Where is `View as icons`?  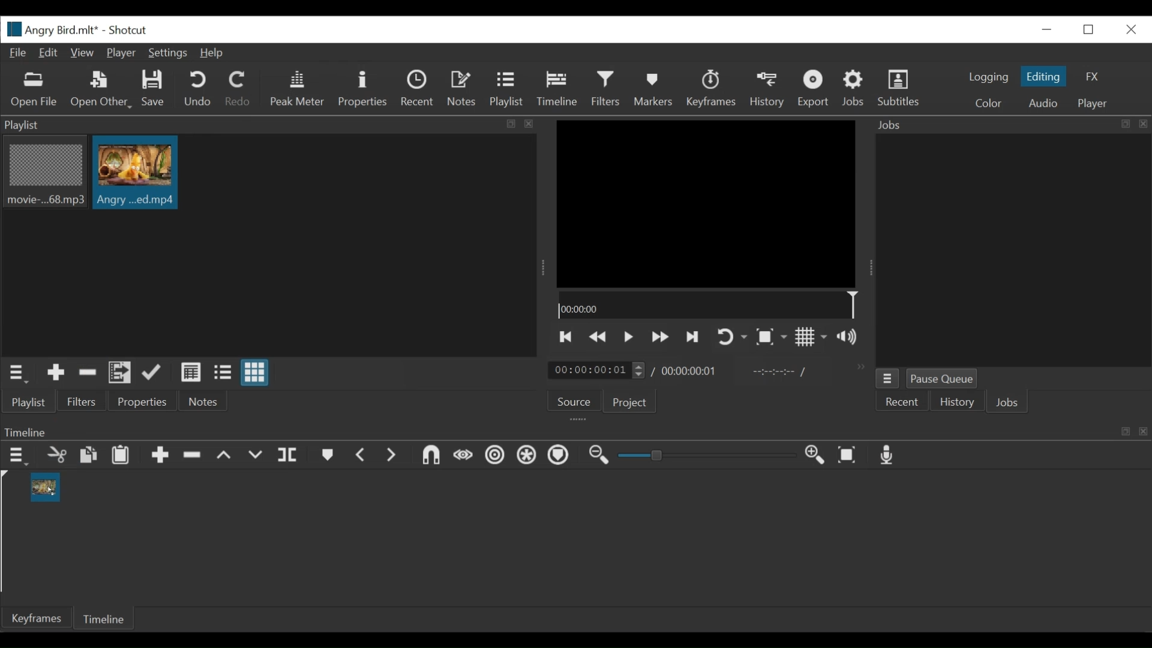
View as icons is located at coordinates (255, 373).